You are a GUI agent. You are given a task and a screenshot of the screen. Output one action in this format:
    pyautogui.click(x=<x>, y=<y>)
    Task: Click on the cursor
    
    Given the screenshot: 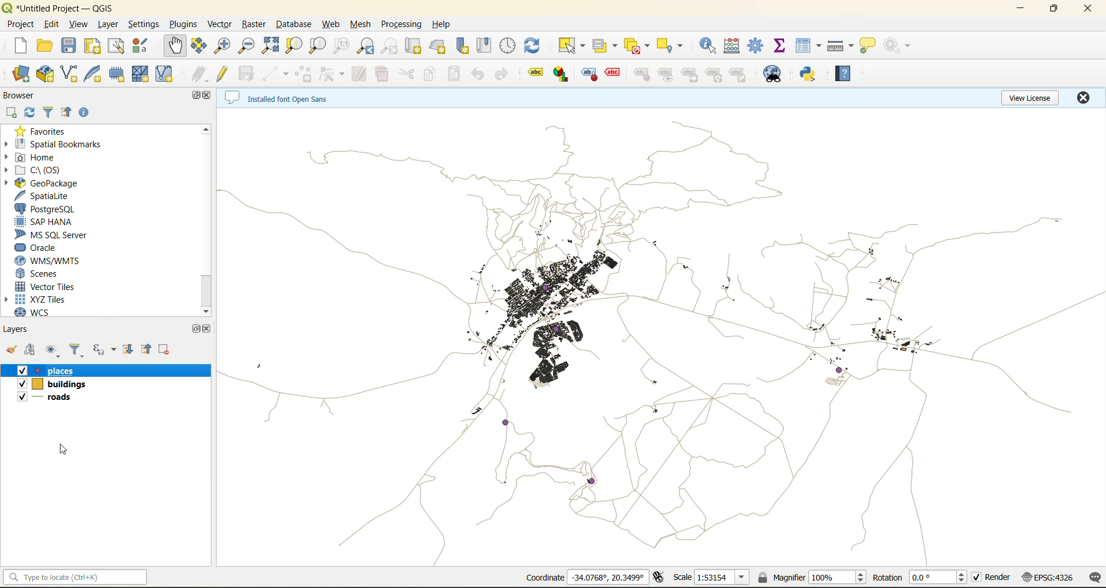 What is the action you would take?
    pyautogui.click(x=25, y=84)
    